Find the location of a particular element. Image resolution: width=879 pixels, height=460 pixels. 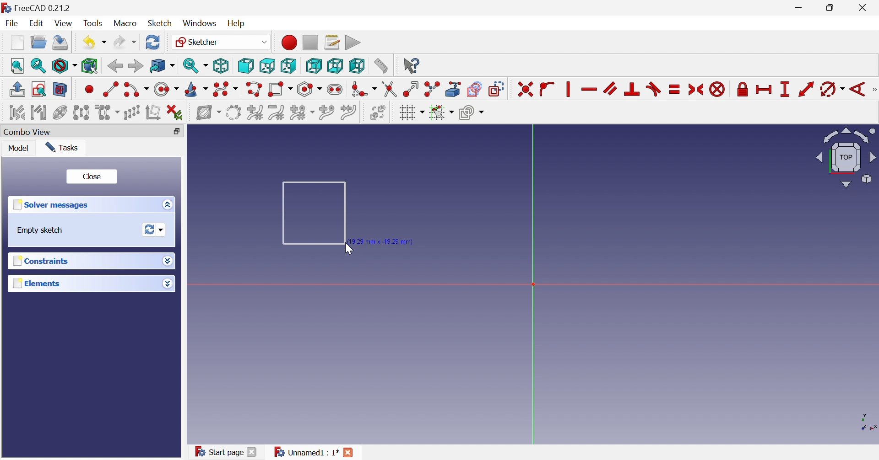

[Sketcher tools] is located at coordinates (874, 91).